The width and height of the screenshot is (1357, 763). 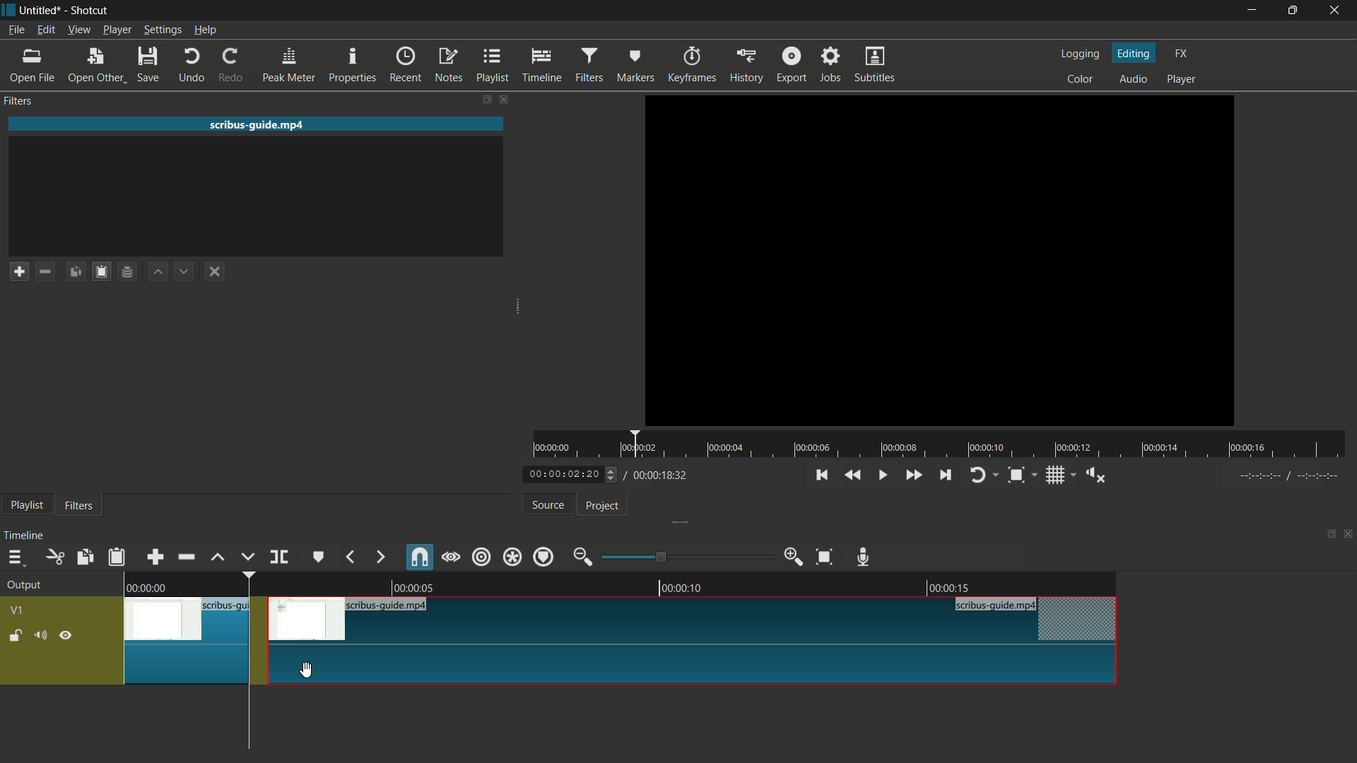 I want to click on scrub while dragging, so click(x=450, y=556).